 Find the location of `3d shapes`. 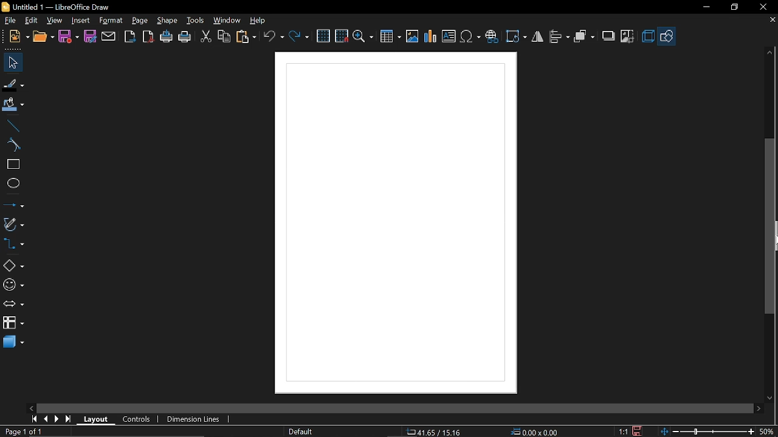

3d shapes is located at coordinates (13, 344).